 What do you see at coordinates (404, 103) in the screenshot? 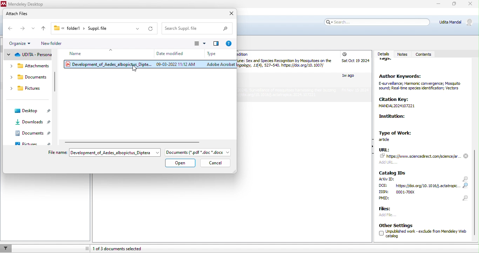
I see `Citation Key:
MANDAL2024107221` at bounding box center [404, 103].